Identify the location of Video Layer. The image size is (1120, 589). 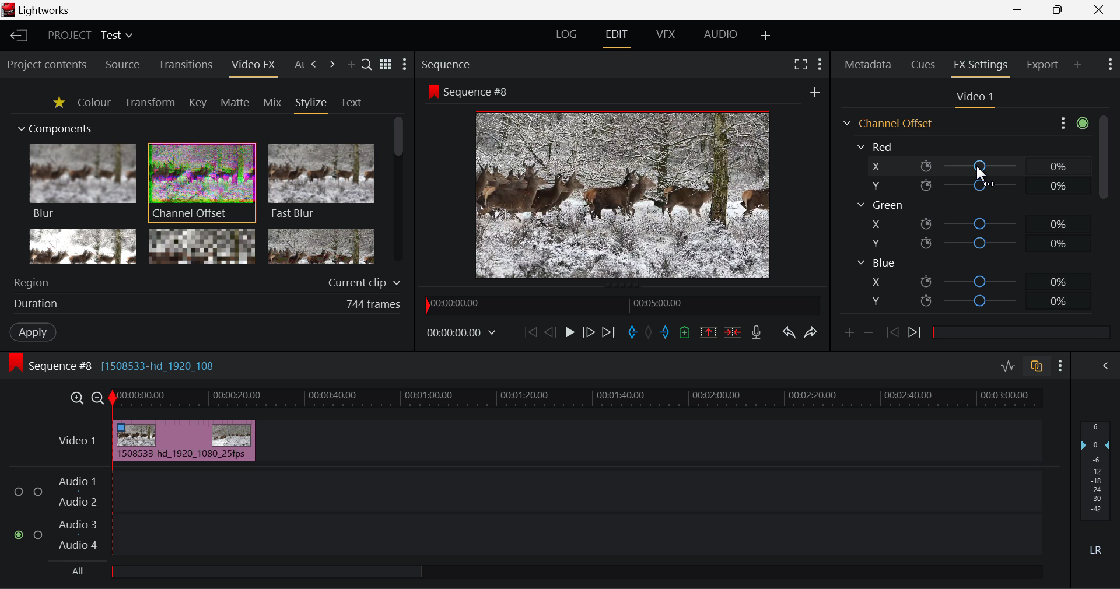
(78, 443).